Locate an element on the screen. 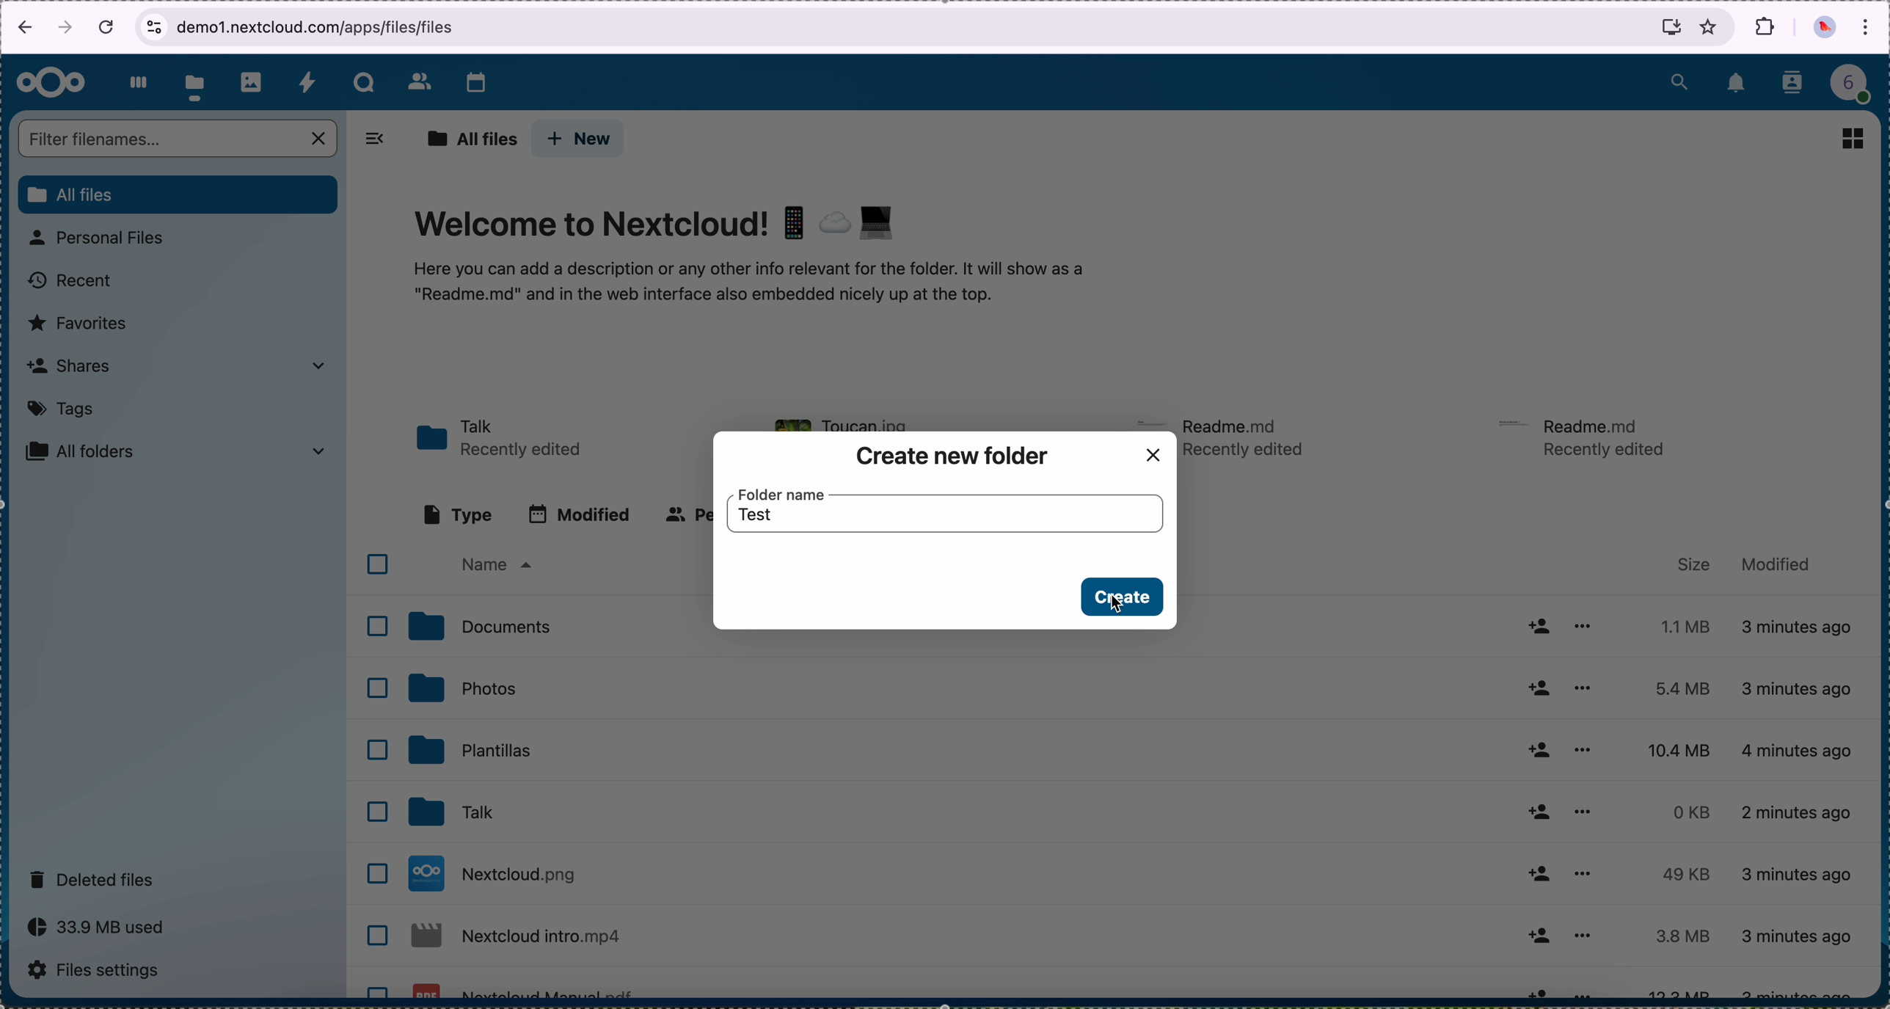 The width and height of the screenshot is (1890, 1009). contacts is located at coordinates (418, 81).